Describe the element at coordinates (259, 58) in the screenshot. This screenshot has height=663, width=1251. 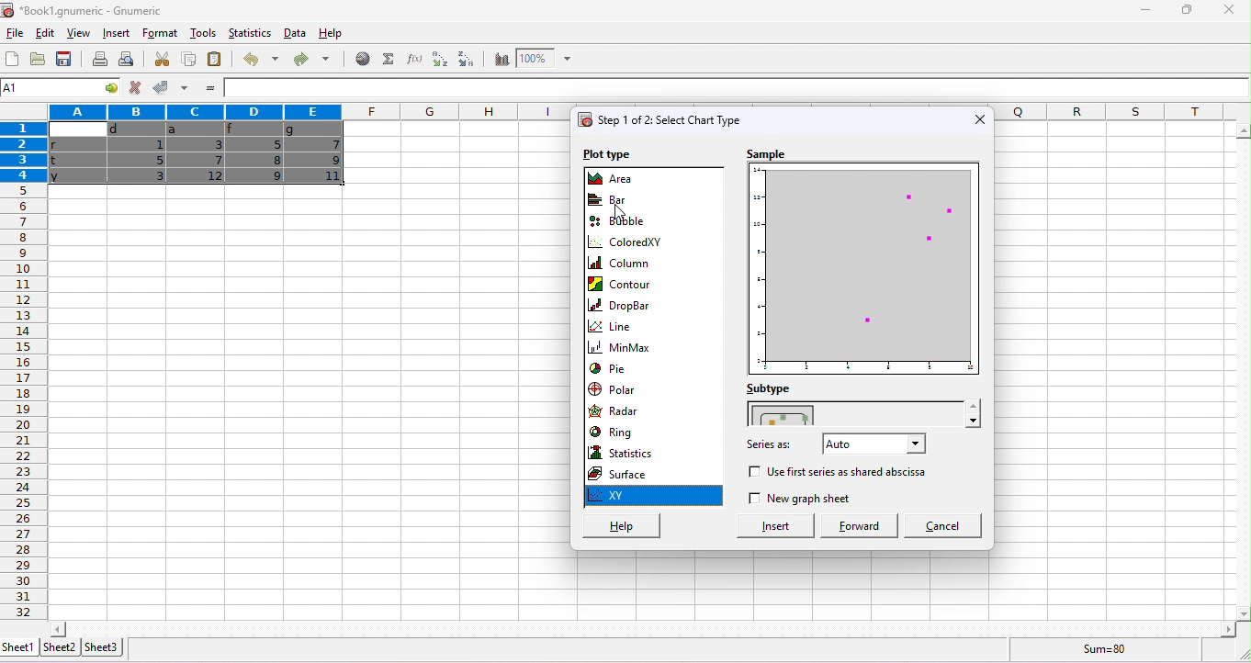
I see `undo` at that location.